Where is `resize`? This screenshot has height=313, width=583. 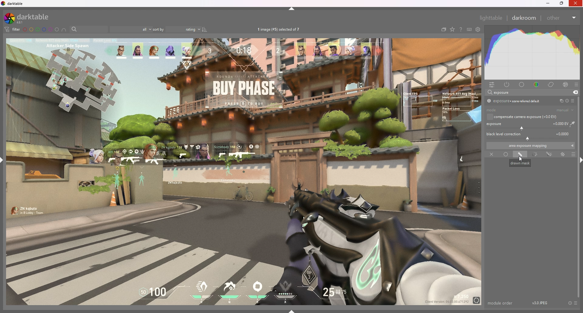
resize is located at coordinates (562, 3).